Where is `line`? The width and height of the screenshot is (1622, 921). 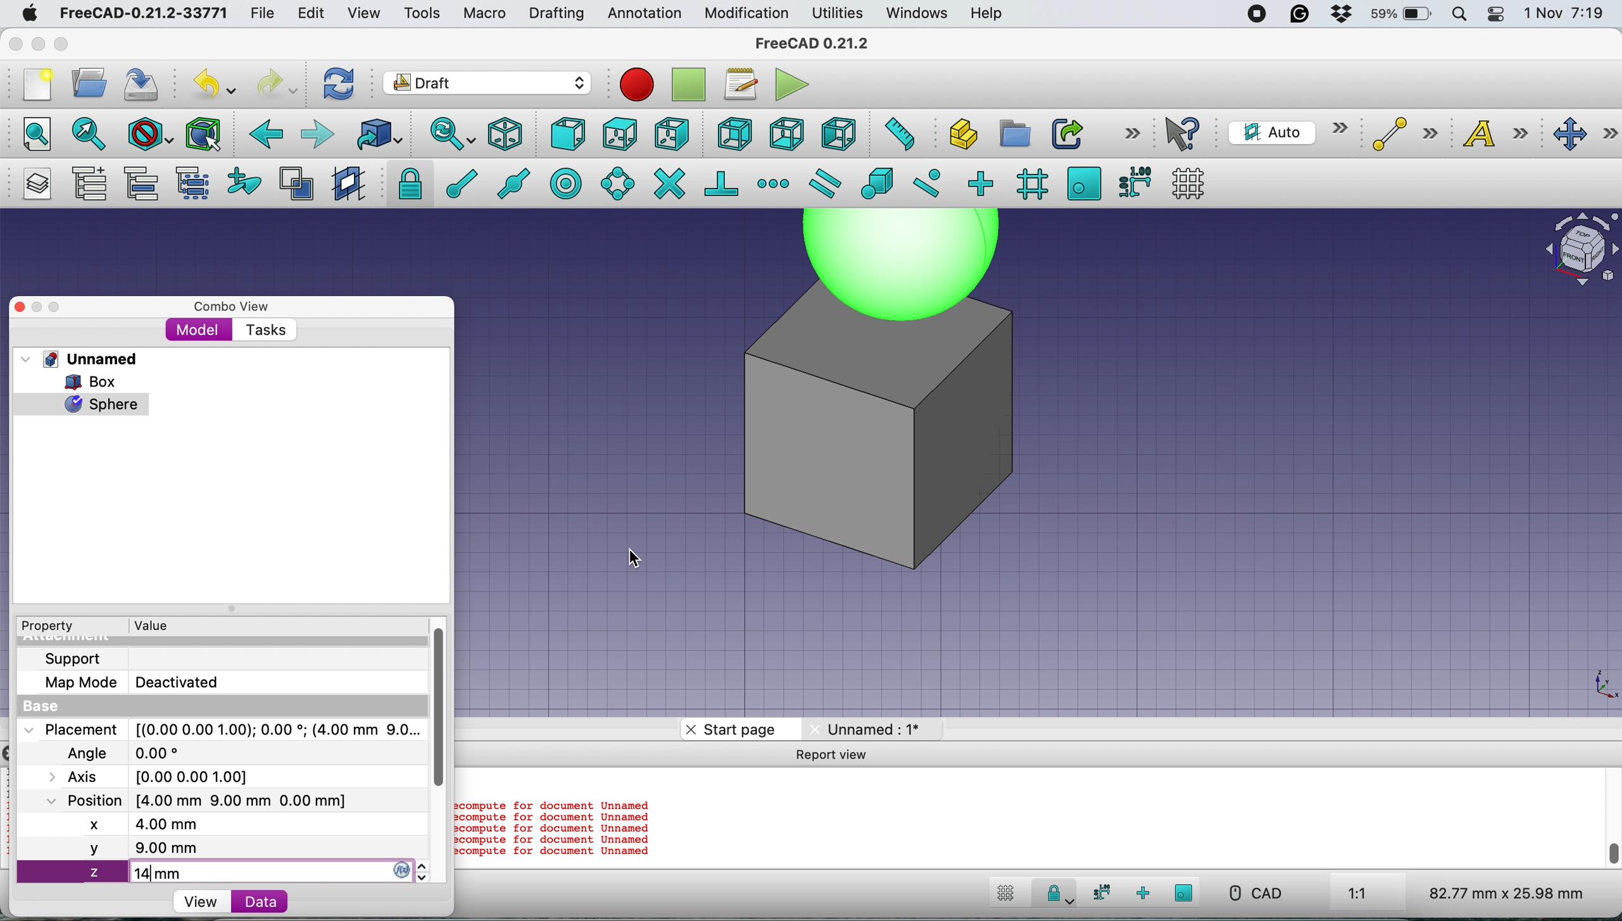
line is located at coordinates (1401, 134).